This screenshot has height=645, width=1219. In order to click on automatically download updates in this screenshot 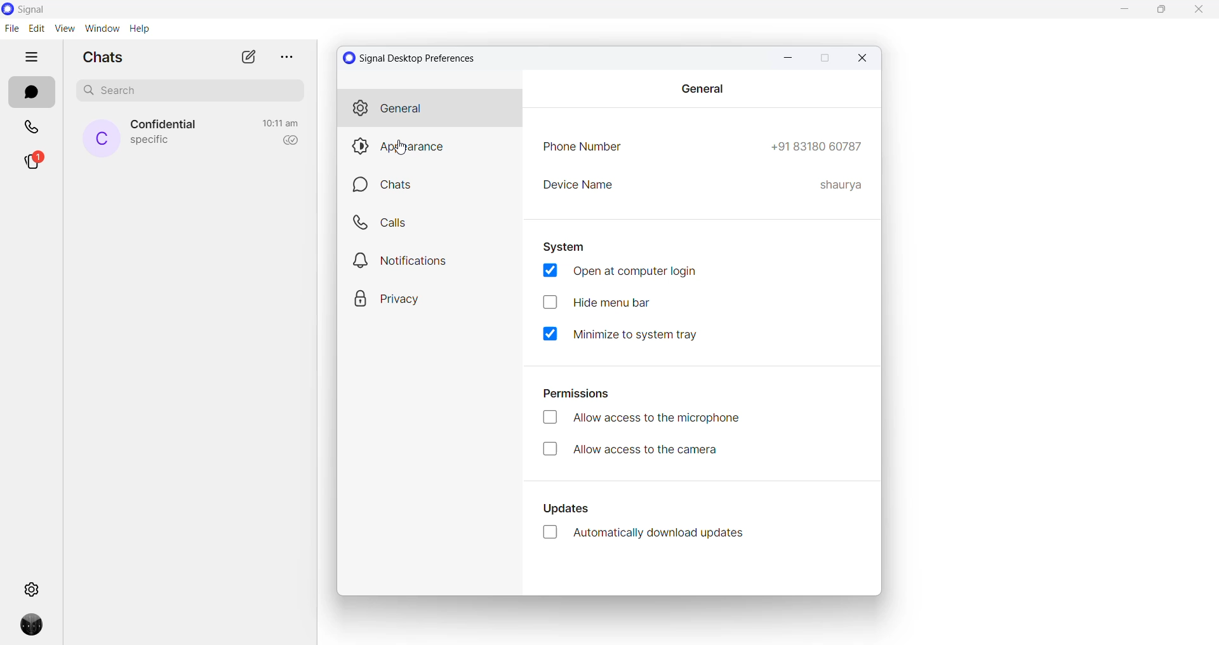, I will do `click(650, 534)`.